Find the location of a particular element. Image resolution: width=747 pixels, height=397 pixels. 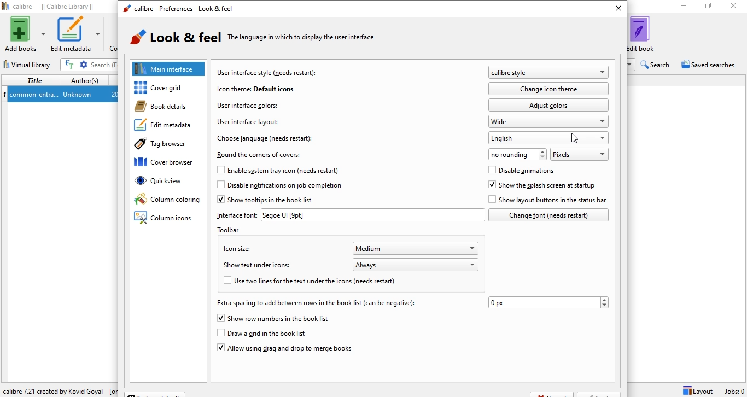

user interface colors is located at coordinates (247, 104).